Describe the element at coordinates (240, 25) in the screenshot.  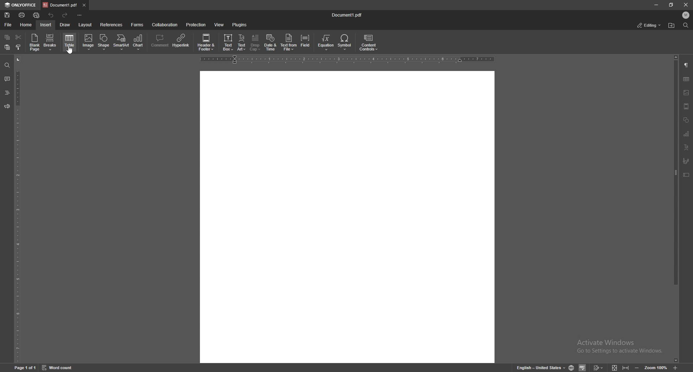
I see `plugins` at that location.